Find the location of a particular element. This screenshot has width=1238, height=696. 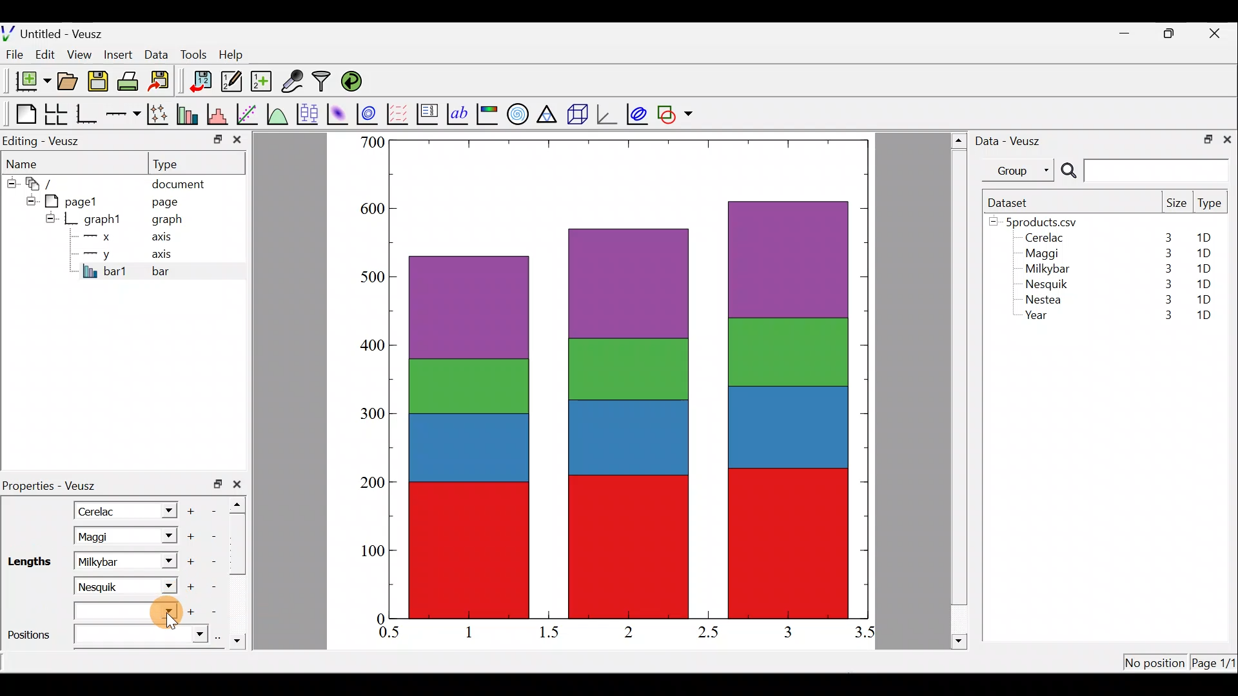

Add a shape to the plot. is located at coordinates (676, 112).